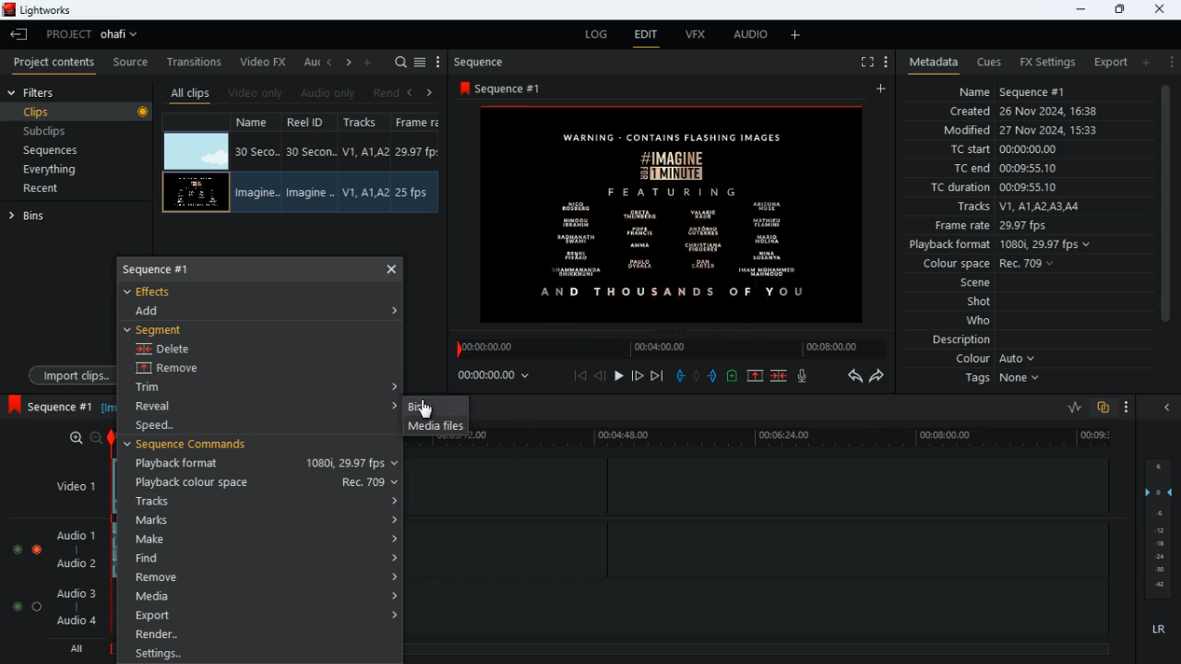 This screenshot has height=664, width=1181. What do you see at coordinates (38, 550) in the screenshot?
I see `toggle` at bounding box center [38, 550].